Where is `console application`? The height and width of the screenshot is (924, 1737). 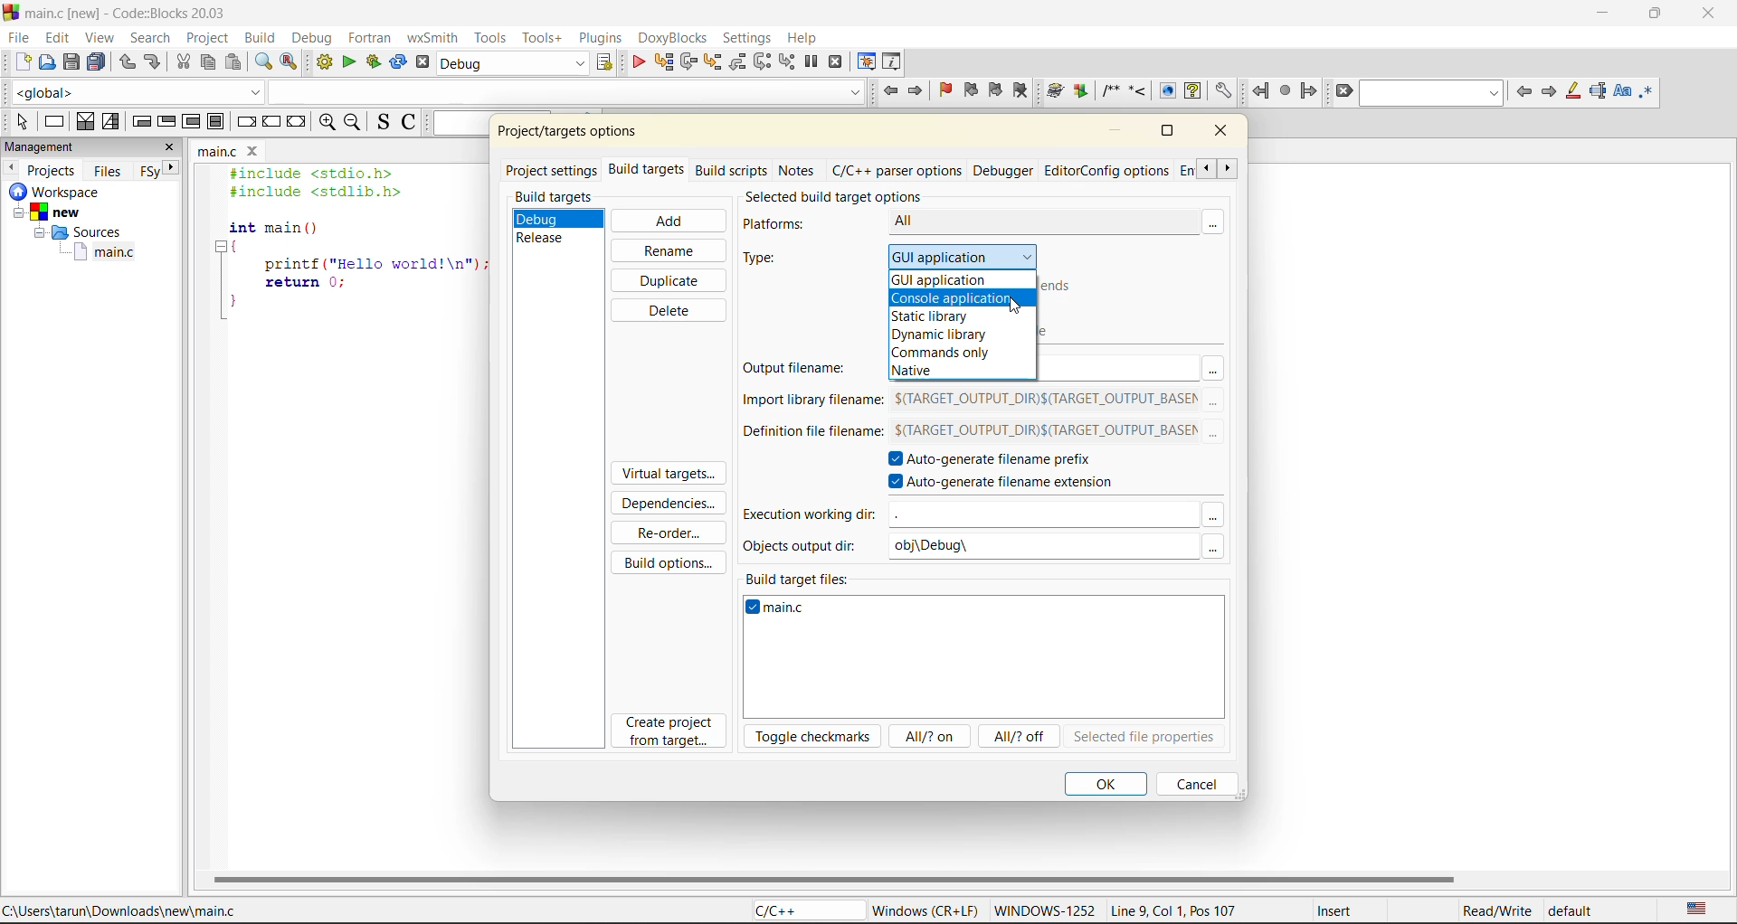
console application is located at coordinates (952, 298).